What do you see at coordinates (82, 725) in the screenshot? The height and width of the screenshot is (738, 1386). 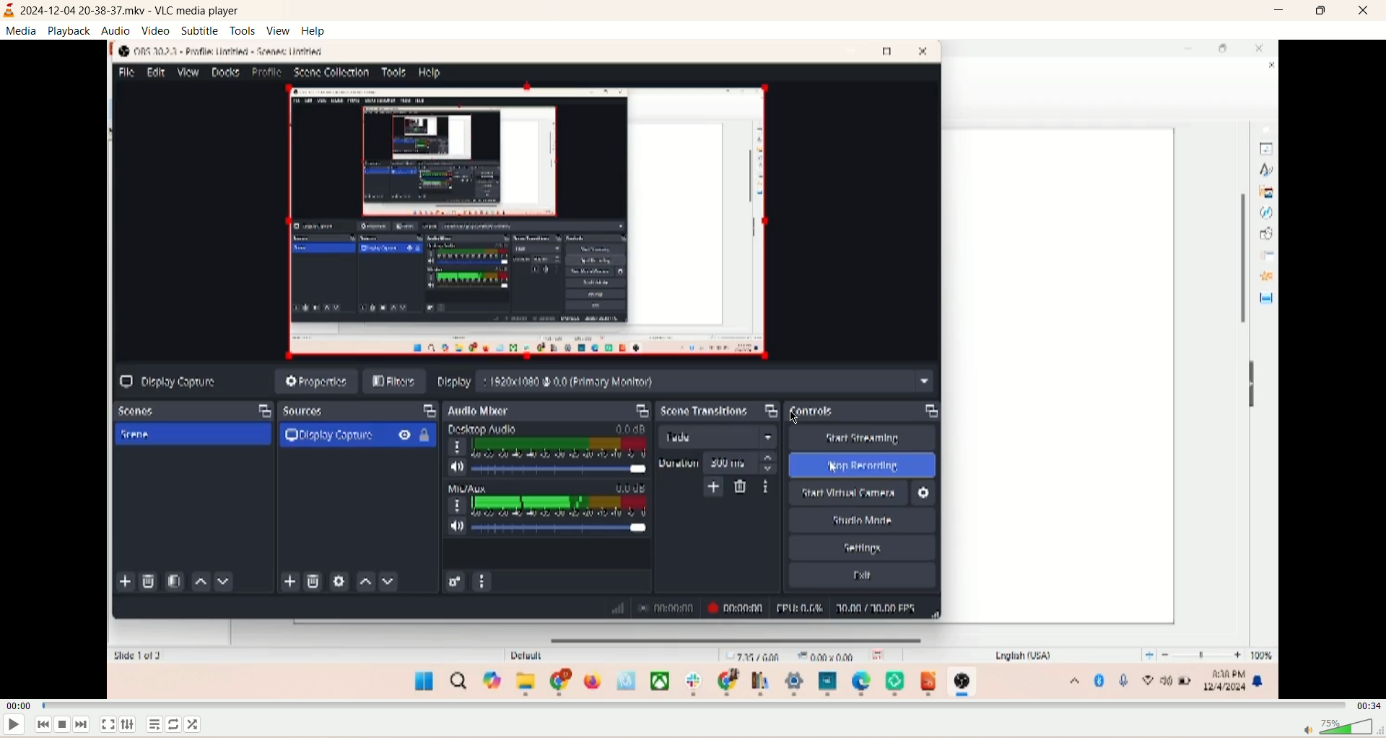 I see `next` at bounding box center [82, 725].